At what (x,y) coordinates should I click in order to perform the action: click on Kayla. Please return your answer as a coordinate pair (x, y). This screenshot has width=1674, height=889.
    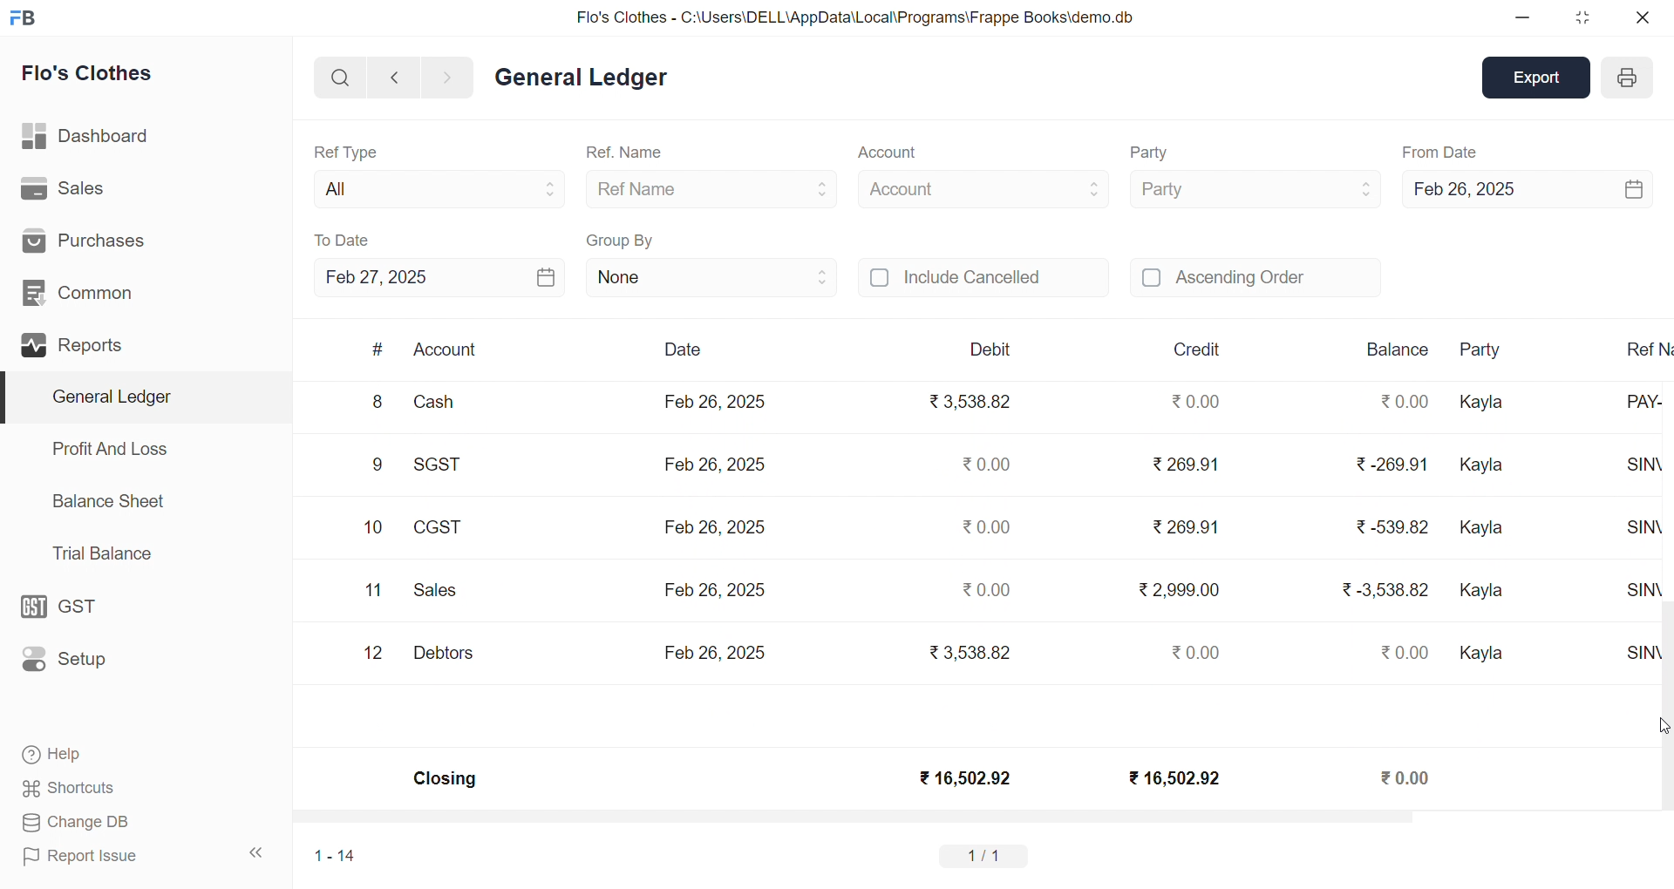
    Looking at the image, I should click on (1485, 404).